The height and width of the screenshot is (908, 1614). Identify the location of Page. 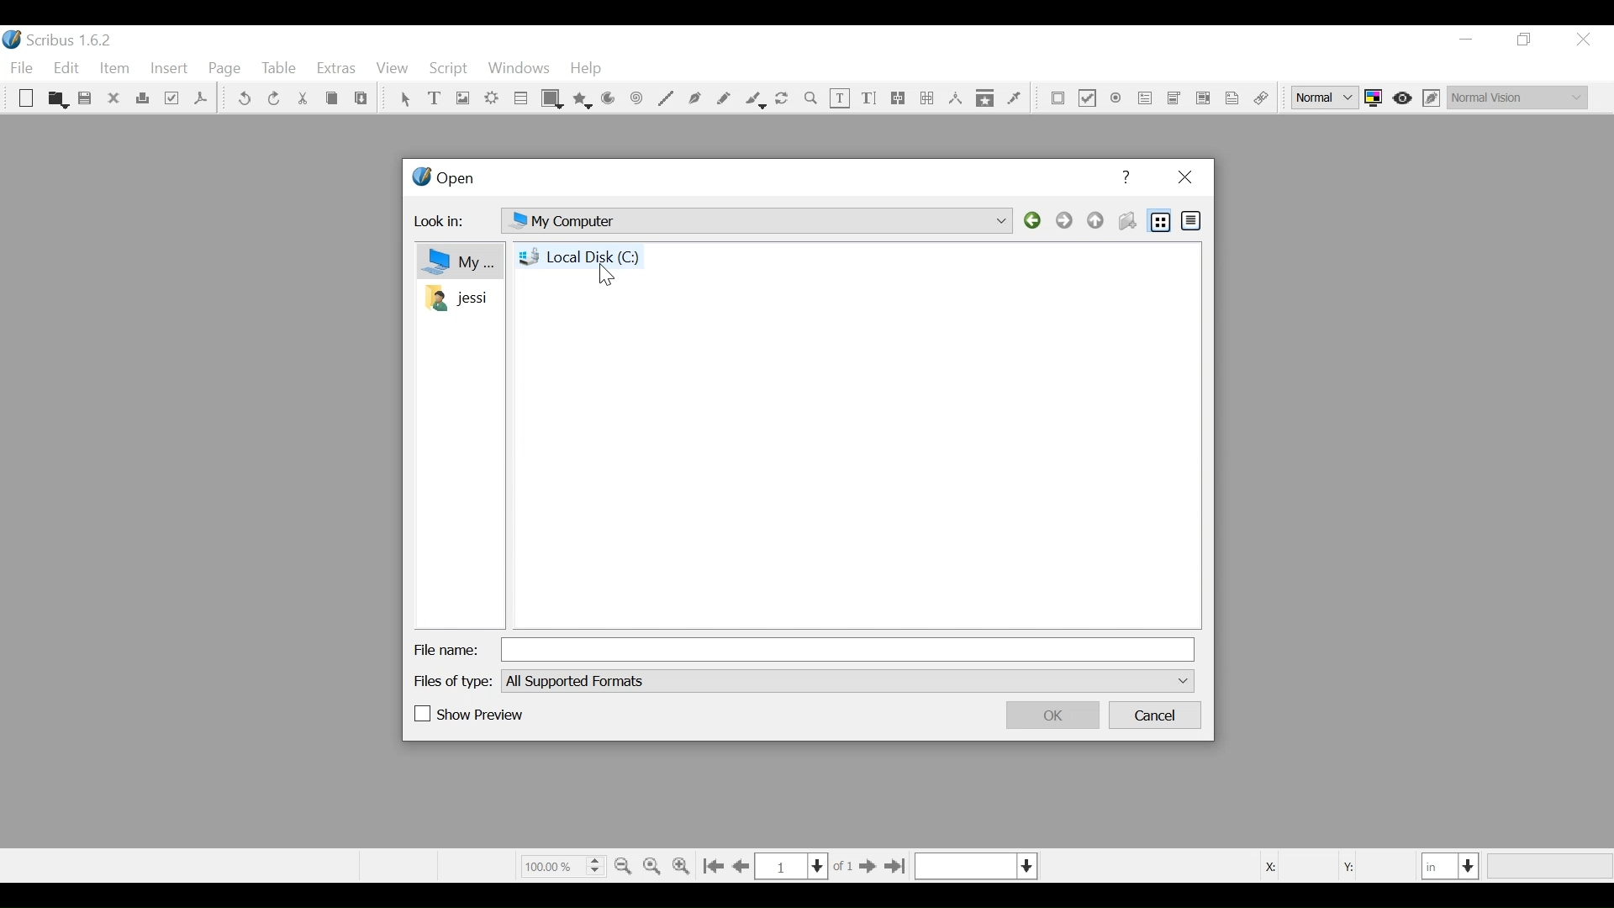
(225, 70).